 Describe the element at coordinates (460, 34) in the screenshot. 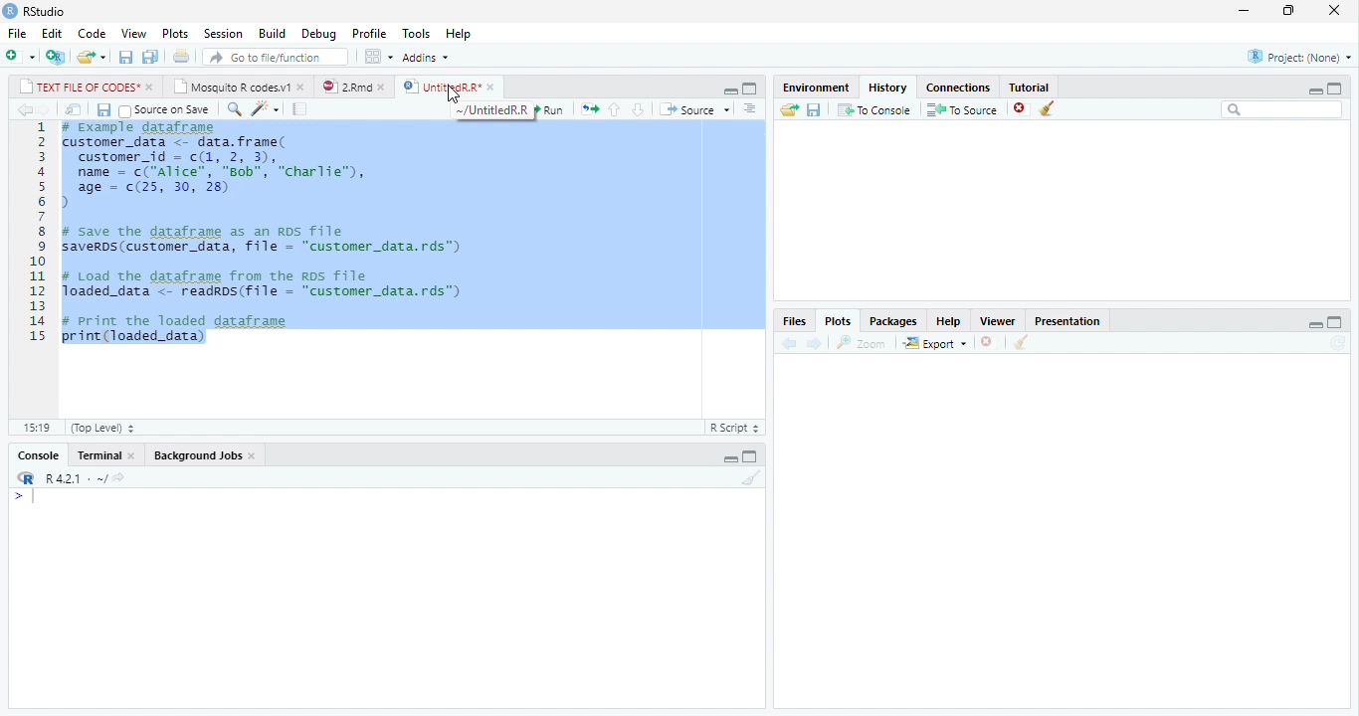

I see `Help` at that location.